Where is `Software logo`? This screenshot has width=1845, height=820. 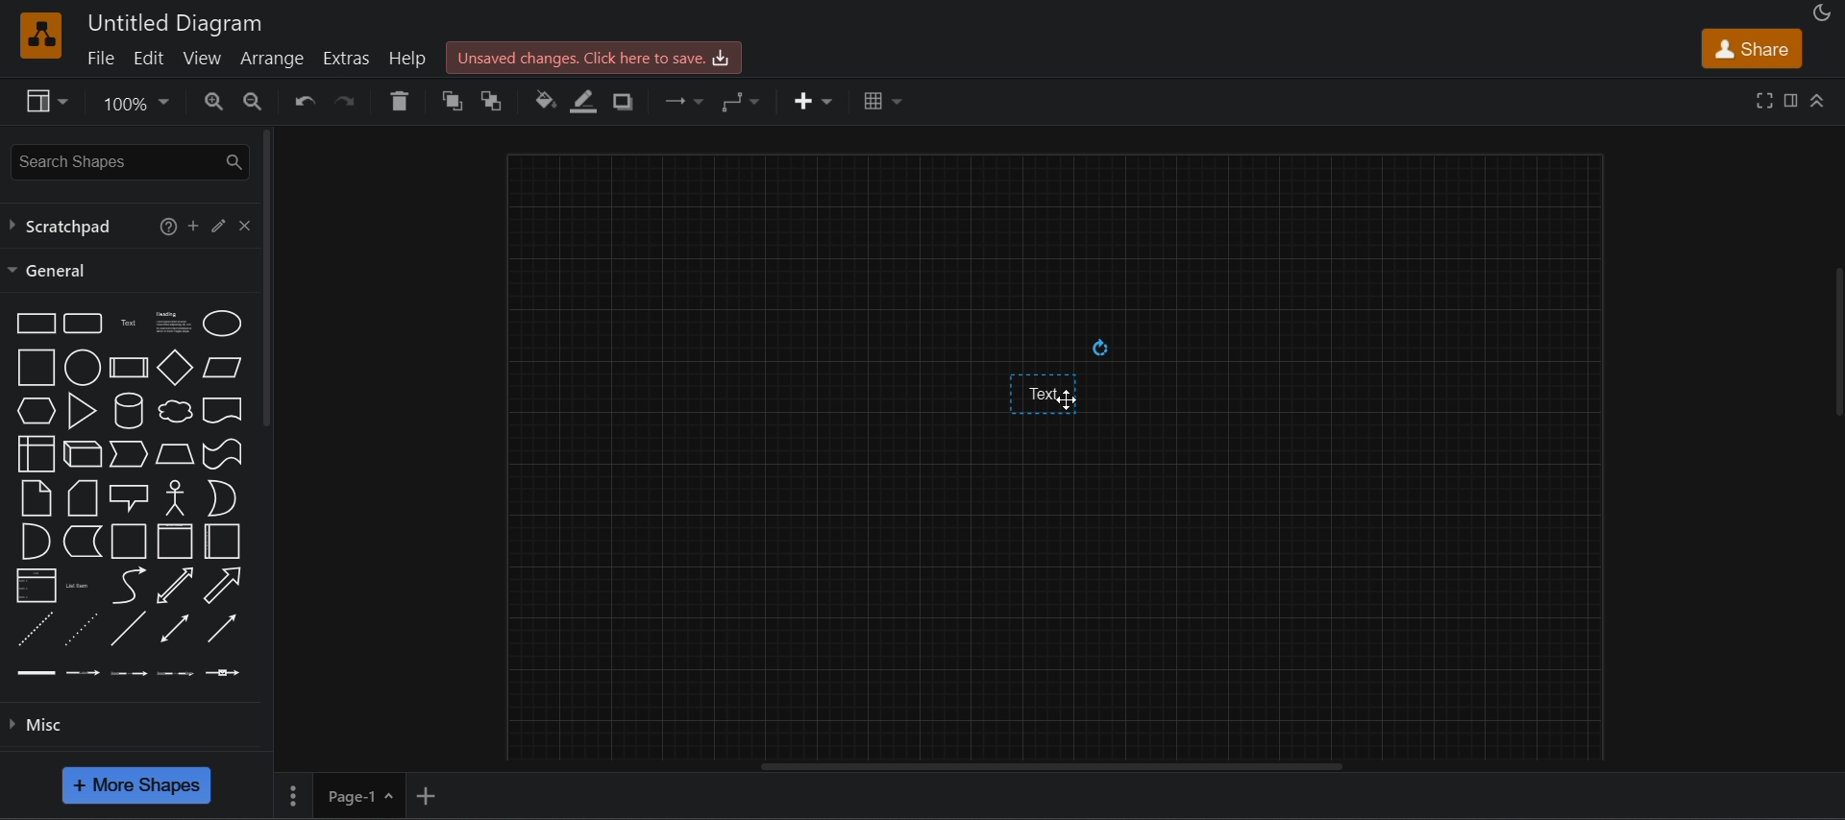 Software logo is located at coordinates (41, 36).